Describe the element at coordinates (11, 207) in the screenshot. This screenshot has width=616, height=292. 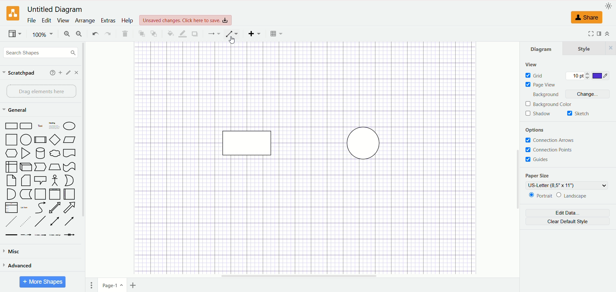
I see `Item List` at that location.